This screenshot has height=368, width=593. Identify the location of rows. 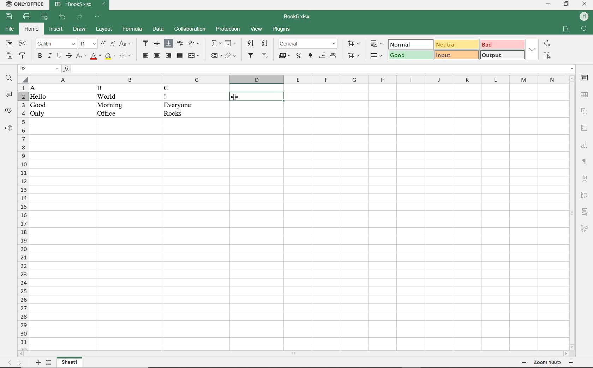
(22, 216).